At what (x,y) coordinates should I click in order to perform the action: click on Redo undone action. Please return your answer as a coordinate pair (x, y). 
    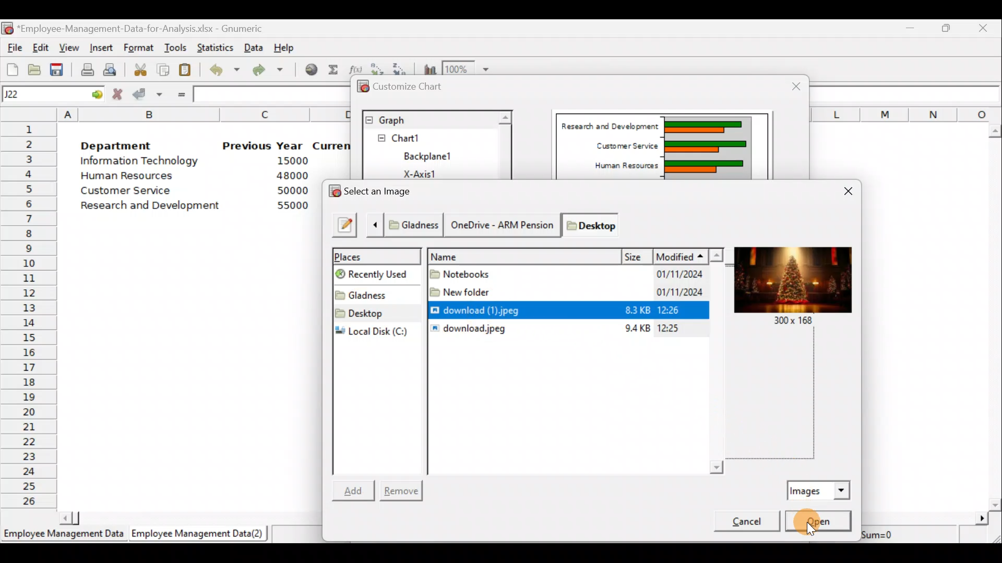
    Looking at the image, I should click on (273, 71).